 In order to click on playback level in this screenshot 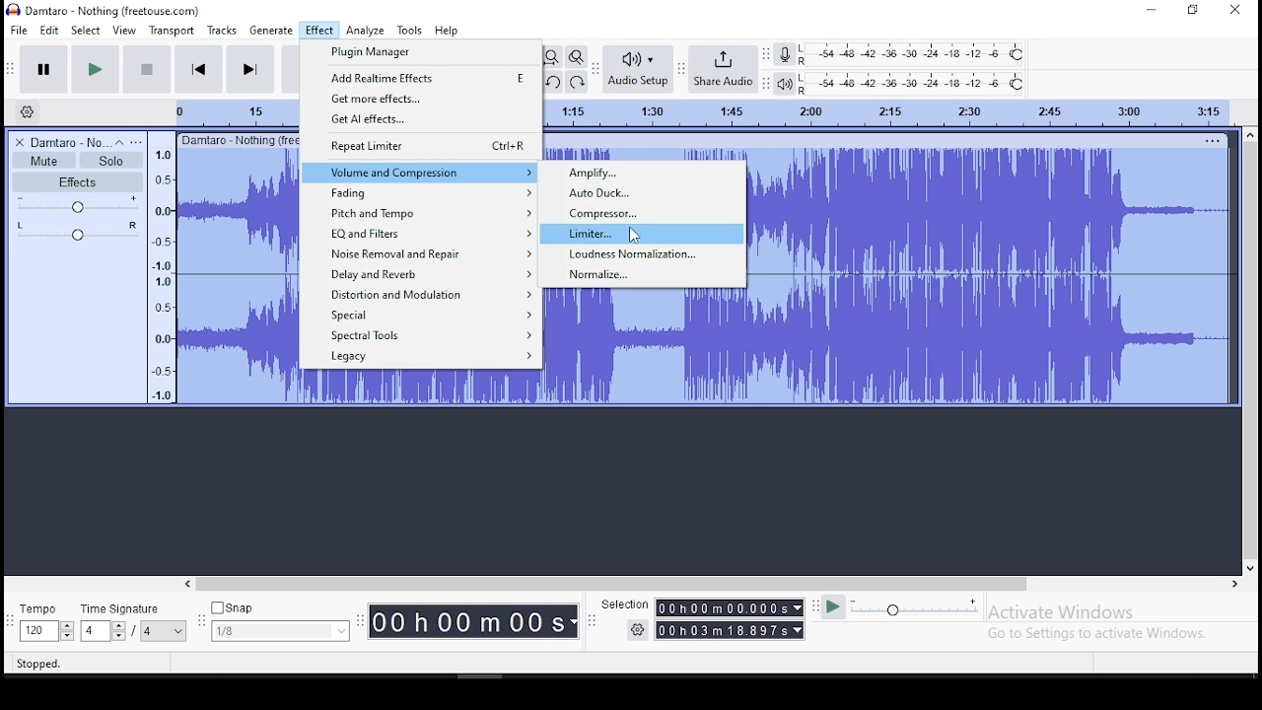, I will do `click(914, 83)`.